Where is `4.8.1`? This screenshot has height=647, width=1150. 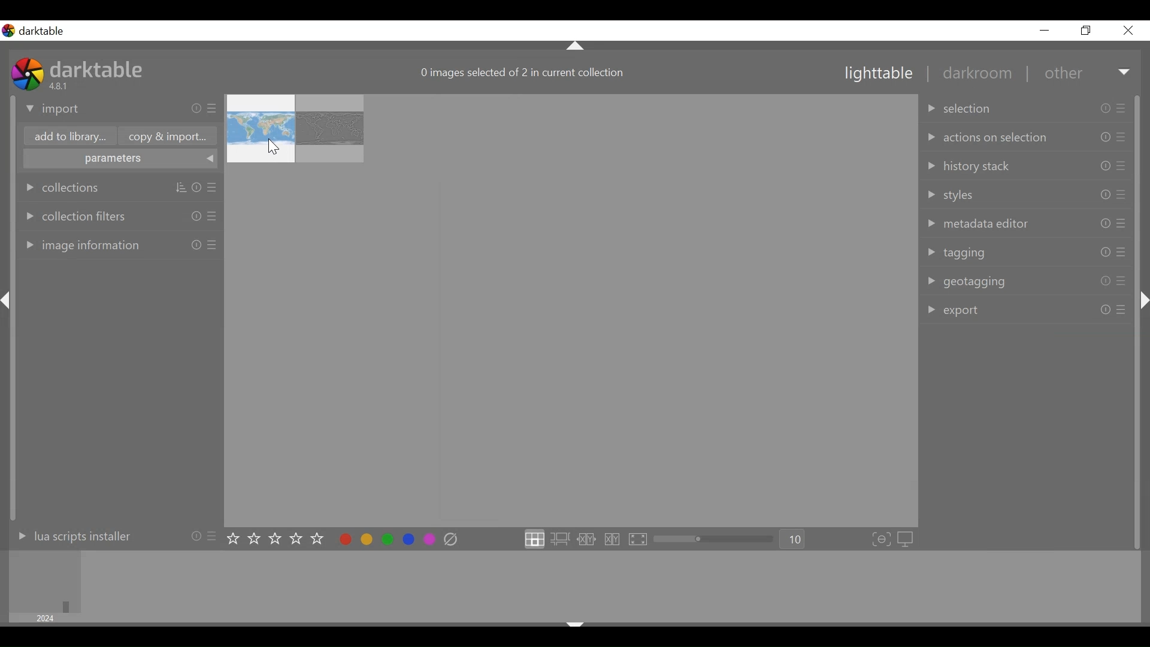
4.8.1 is located at coordinates (60, 86).